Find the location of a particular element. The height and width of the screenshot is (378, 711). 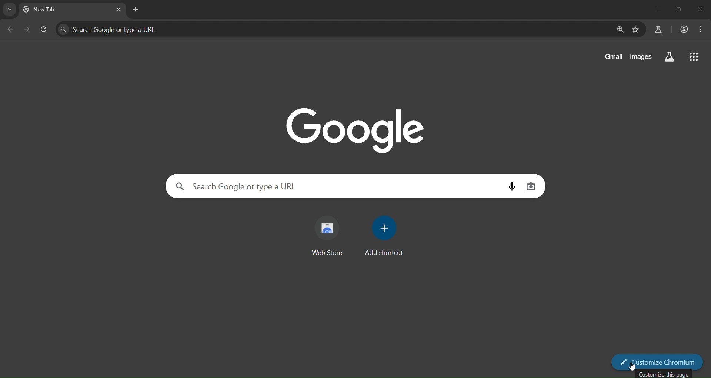

add shortcut is located at coordinates (386, 233).